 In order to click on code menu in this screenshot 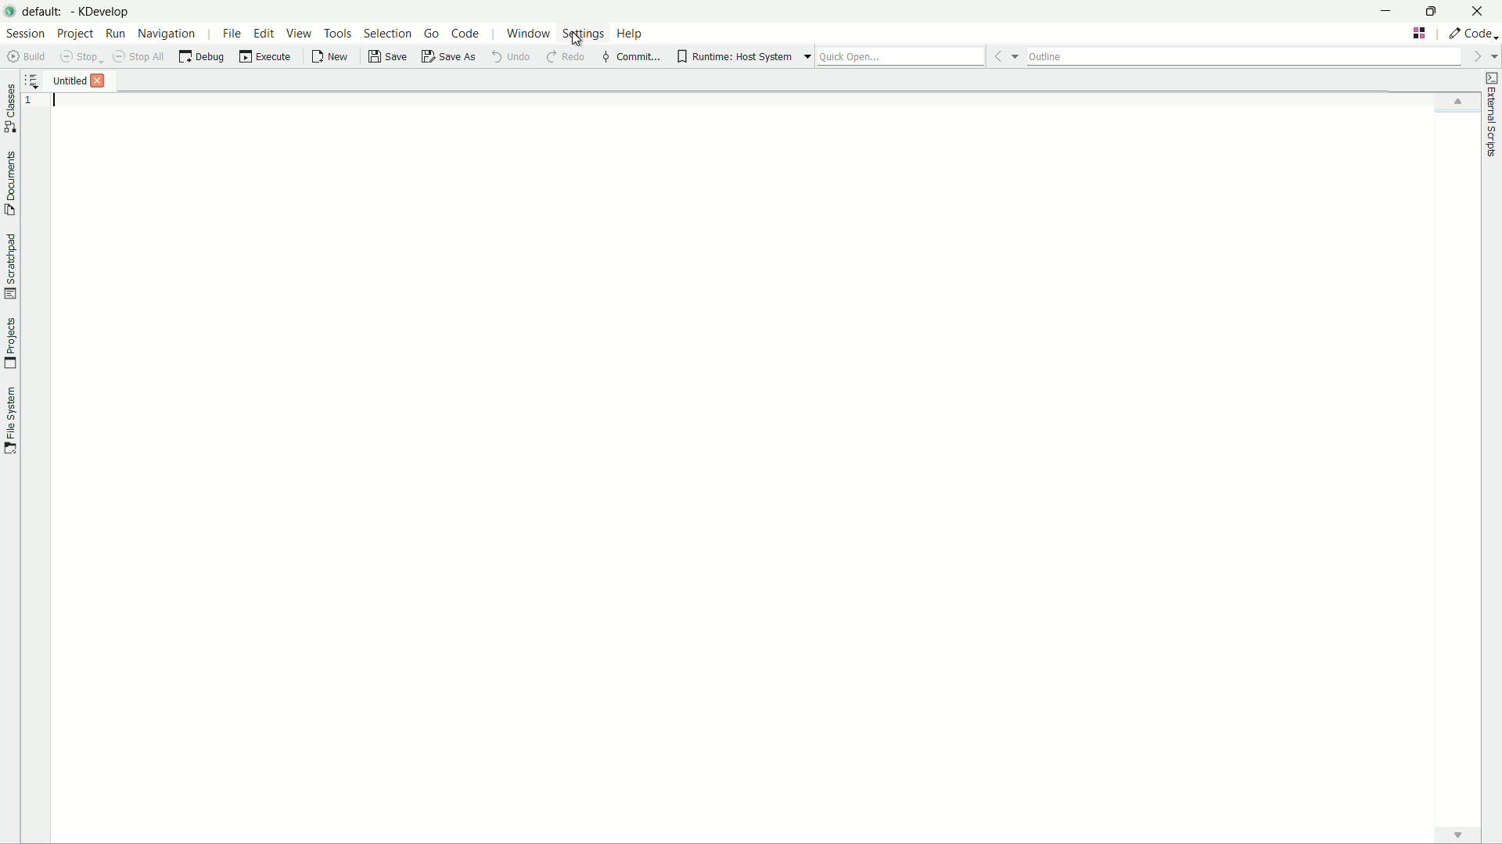, I will do `click(466, 34)`.